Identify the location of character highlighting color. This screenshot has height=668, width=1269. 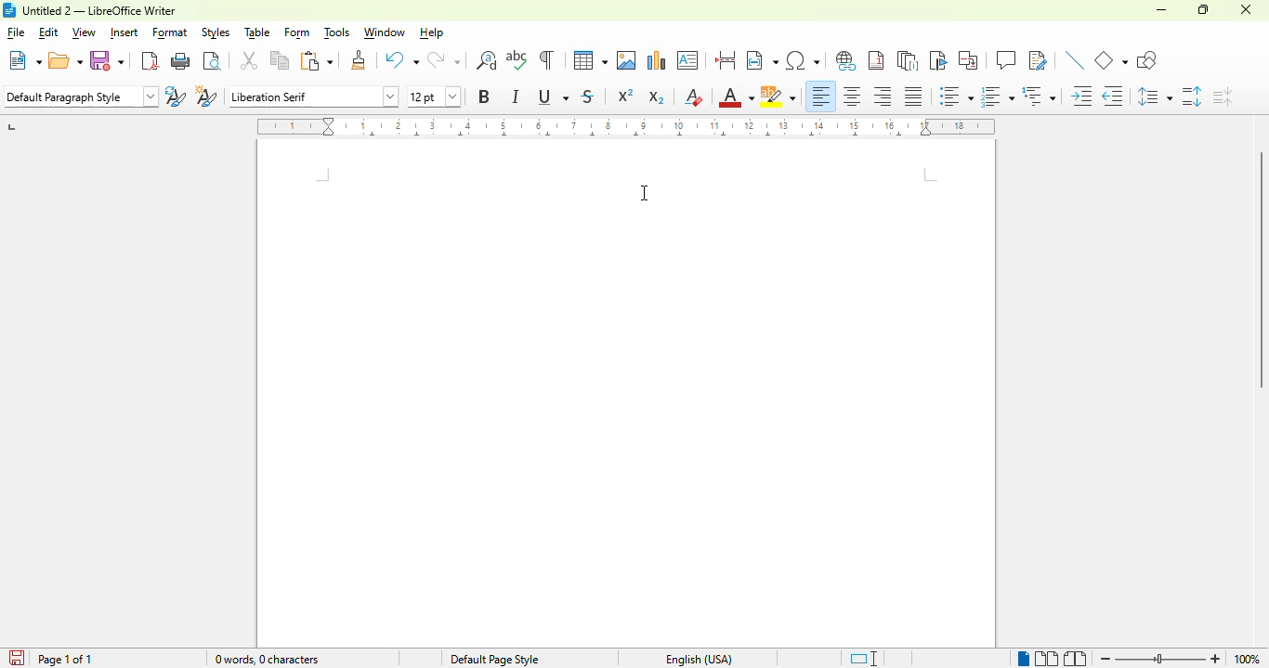
(778, 98).